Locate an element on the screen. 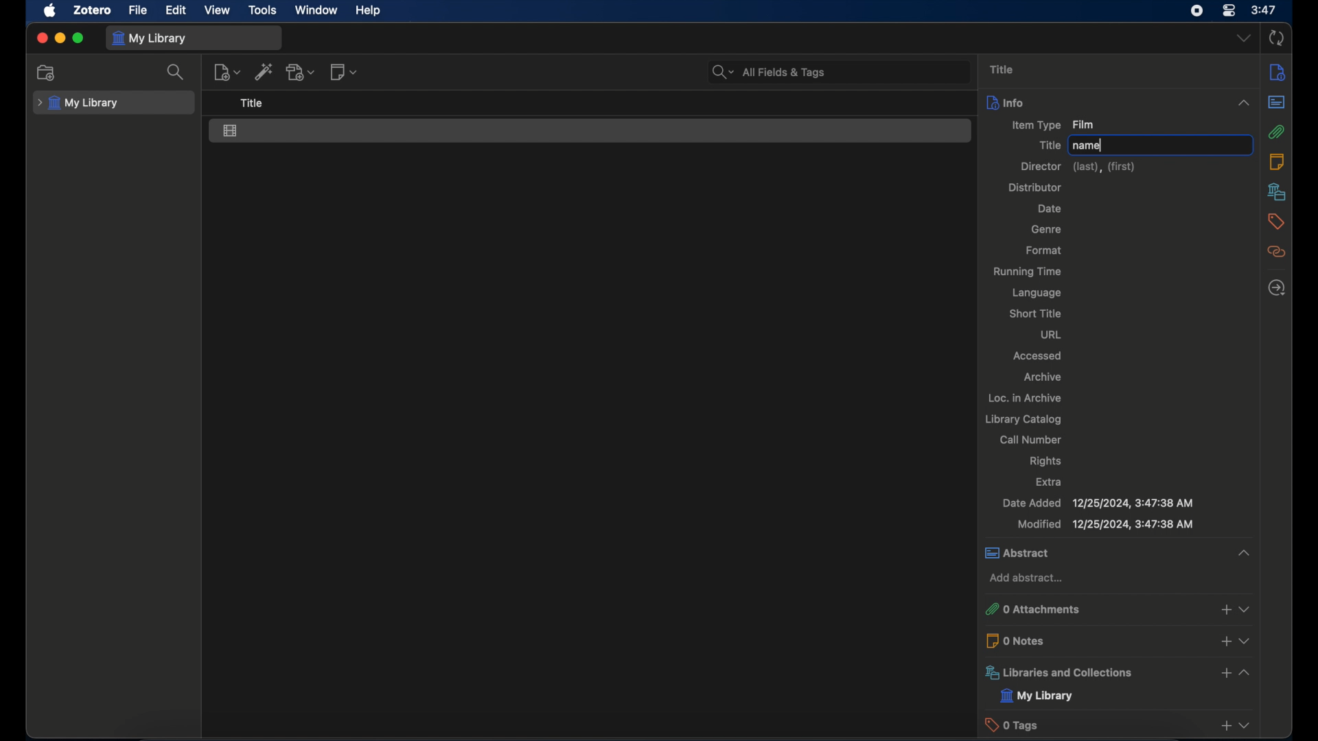  new collection is located at coordinates (46, 73).